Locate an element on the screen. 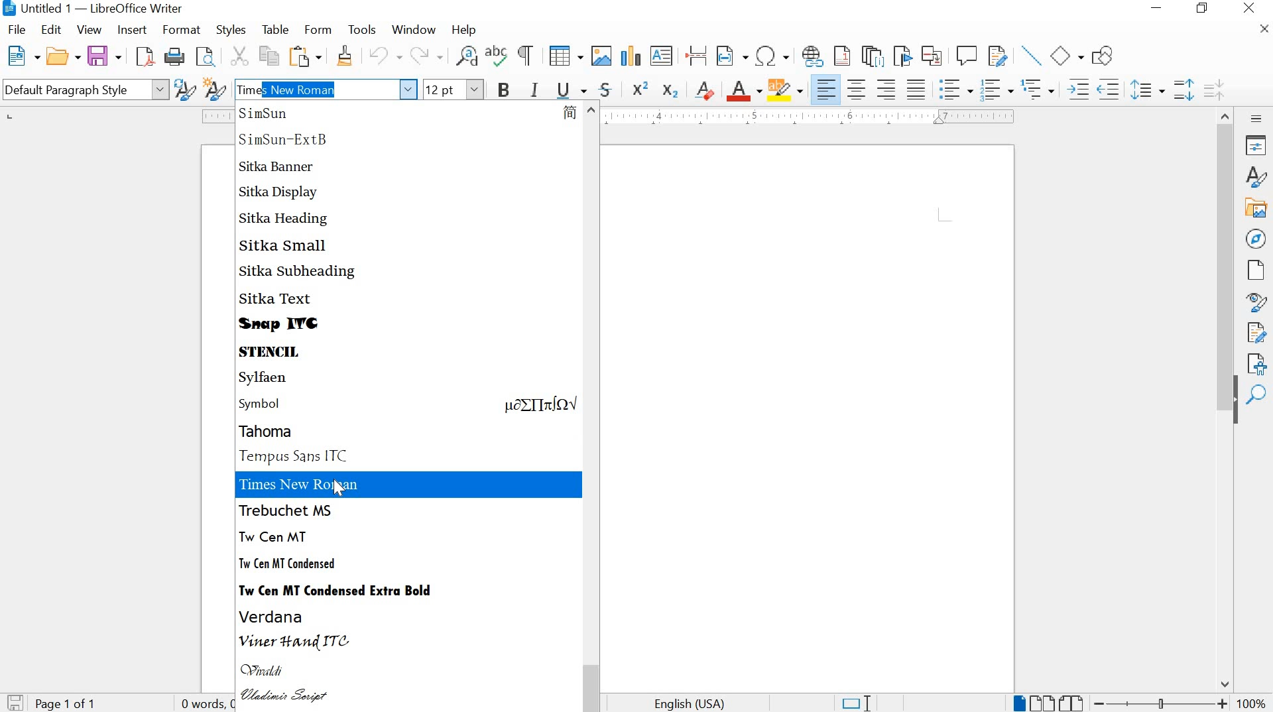 Image resolution: width=1273 pixels, height=712 pixels. JUSTIFIED is located at coordinates (916, 87).